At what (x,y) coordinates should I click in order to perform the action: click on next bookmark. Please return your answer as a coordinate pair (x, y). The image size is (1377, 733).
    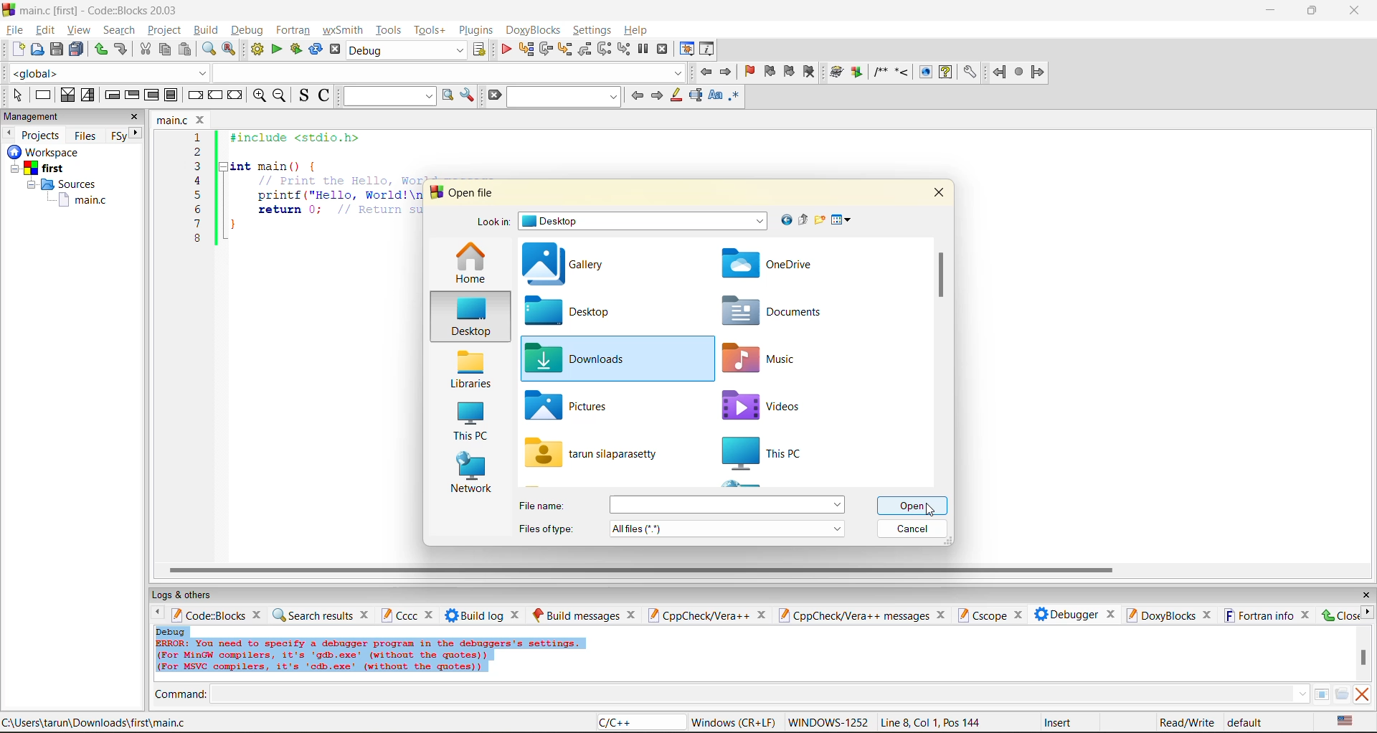
    Looking at the image, I should click on (790, 70).